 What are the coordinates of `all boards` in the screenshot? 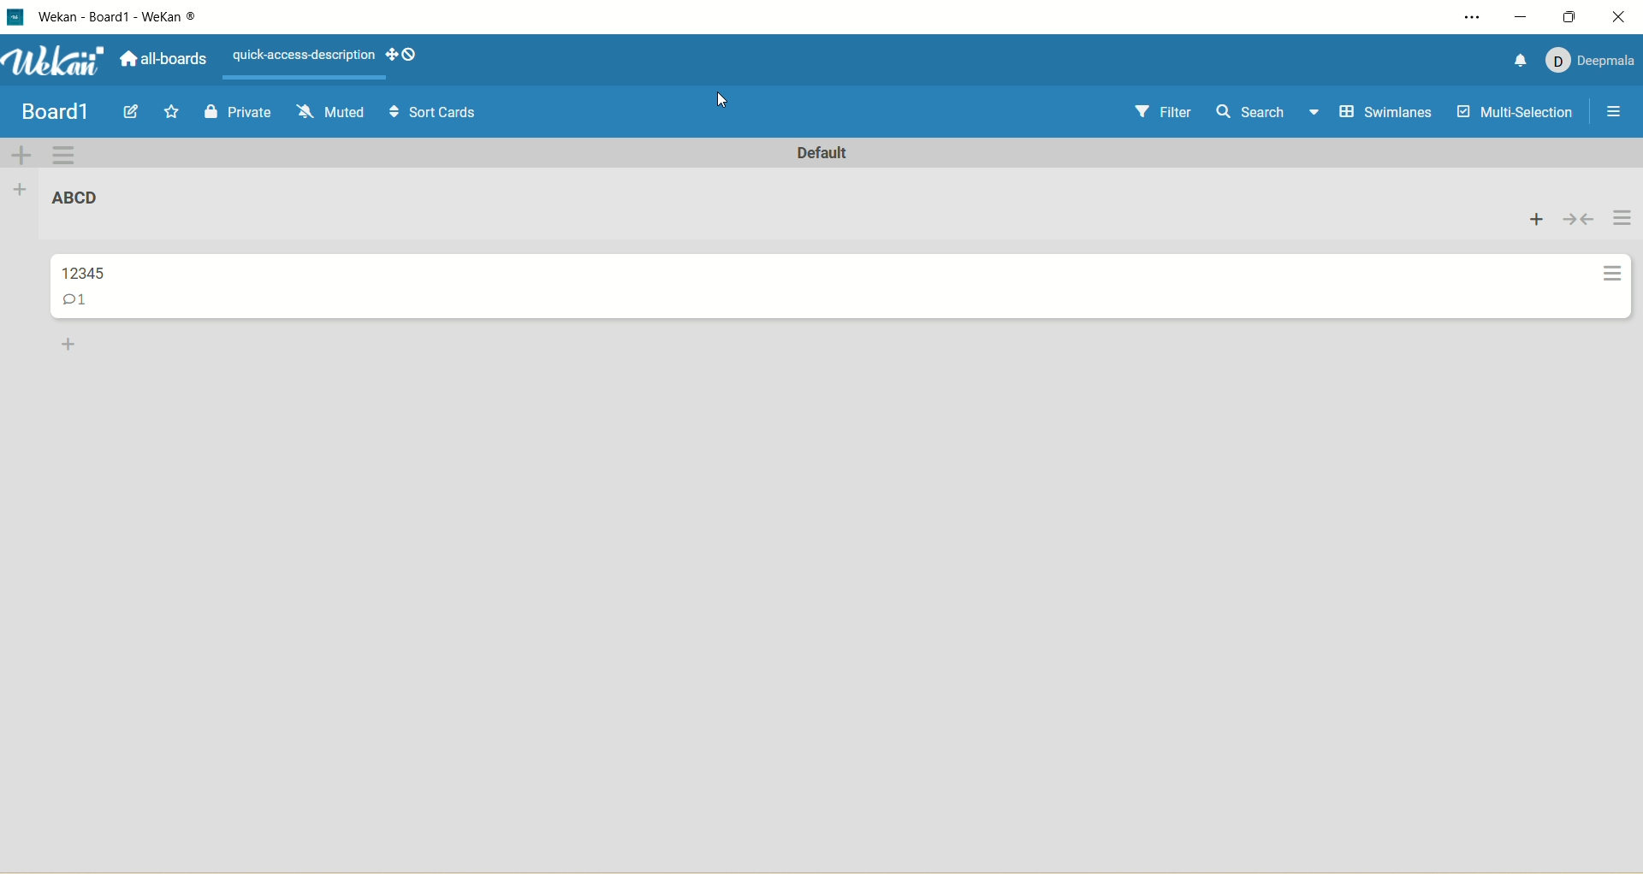 It's located at (162, 62).